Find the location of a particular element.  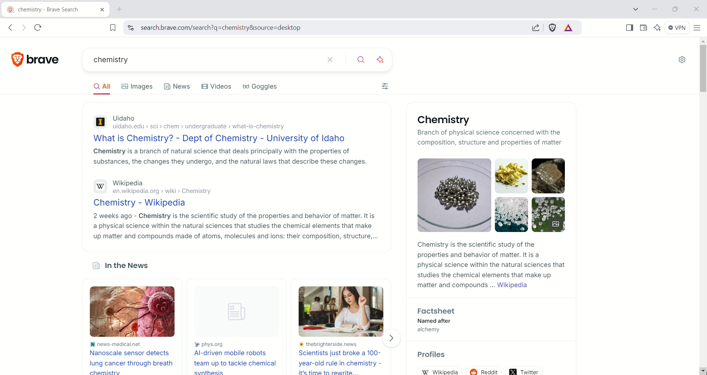

search tabs is located at coordinates (637, 9).